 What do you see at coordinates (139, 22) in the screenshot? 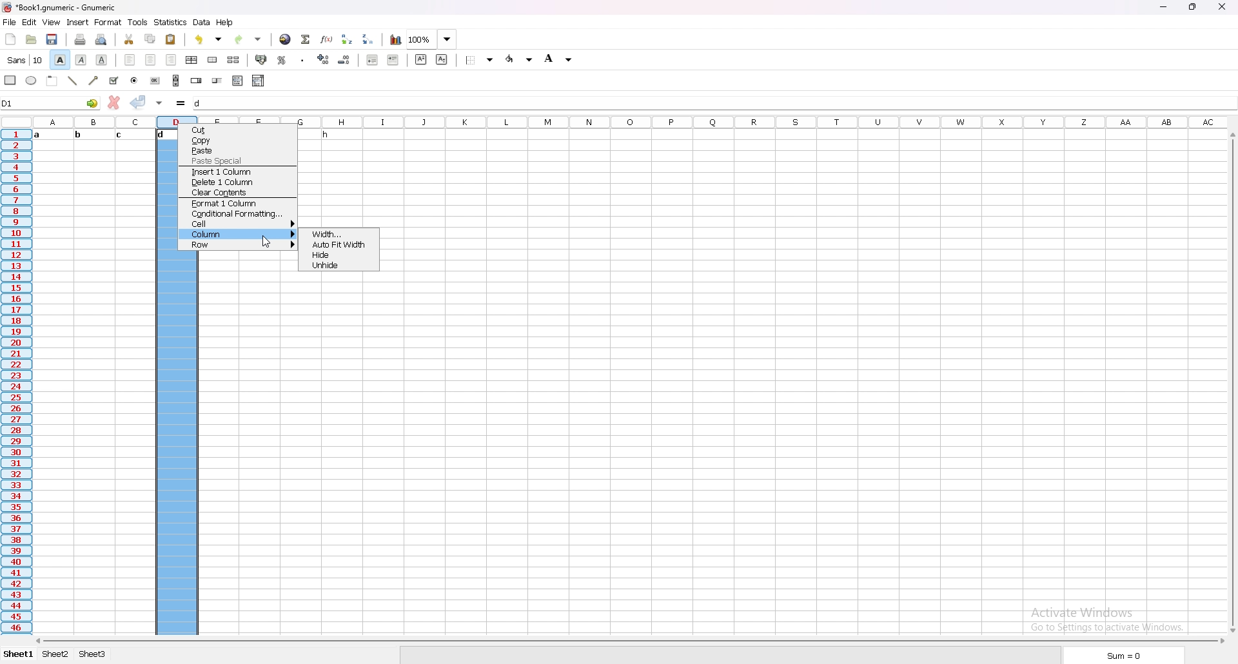
I see `tools` at bounding box center [139, 22].